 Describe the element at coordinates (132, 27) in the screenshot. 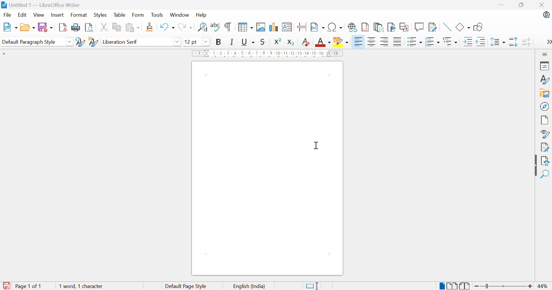

I see `Paste` at that location.